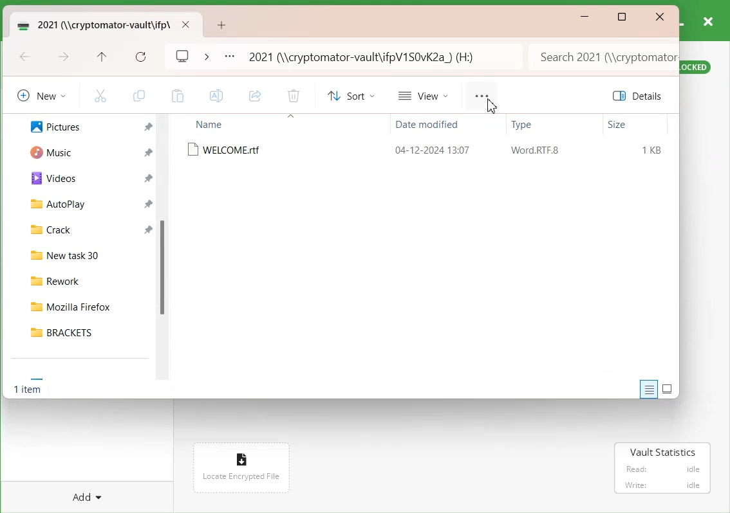 This screenshot has height=513, width=730. What do you see at coordinates (148, 179) in the screenshot?
I see `Pin a file` at bounding box center [148, 179].